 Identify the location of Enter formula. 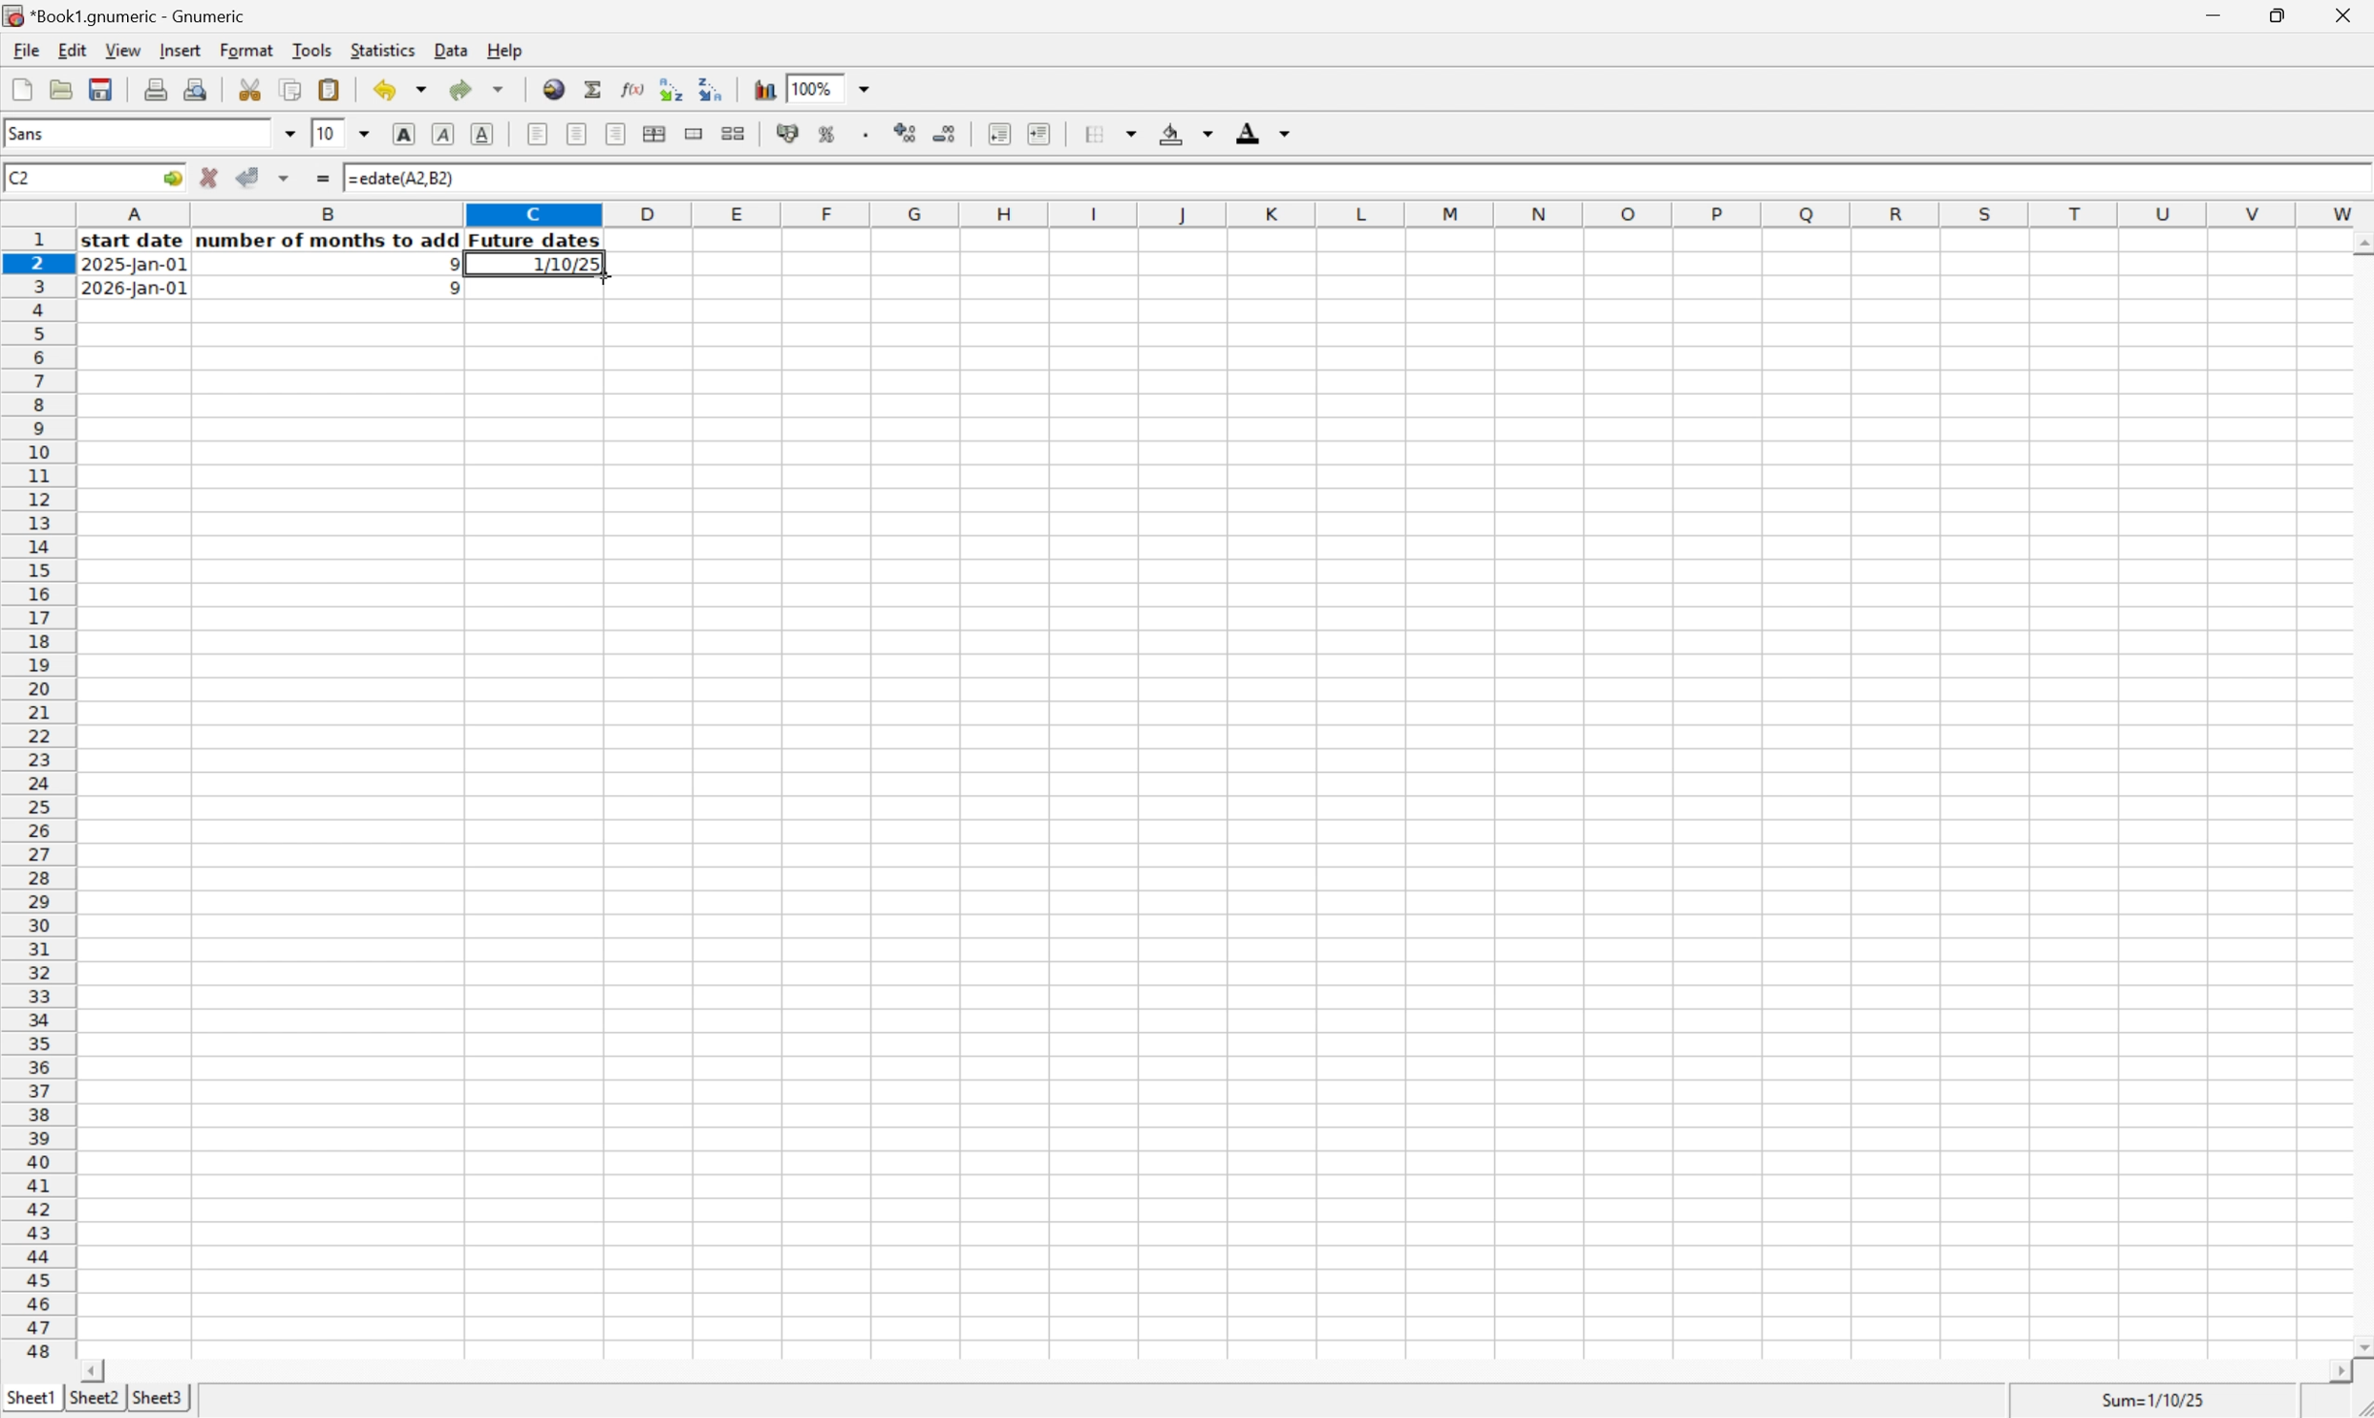
(325, 174).